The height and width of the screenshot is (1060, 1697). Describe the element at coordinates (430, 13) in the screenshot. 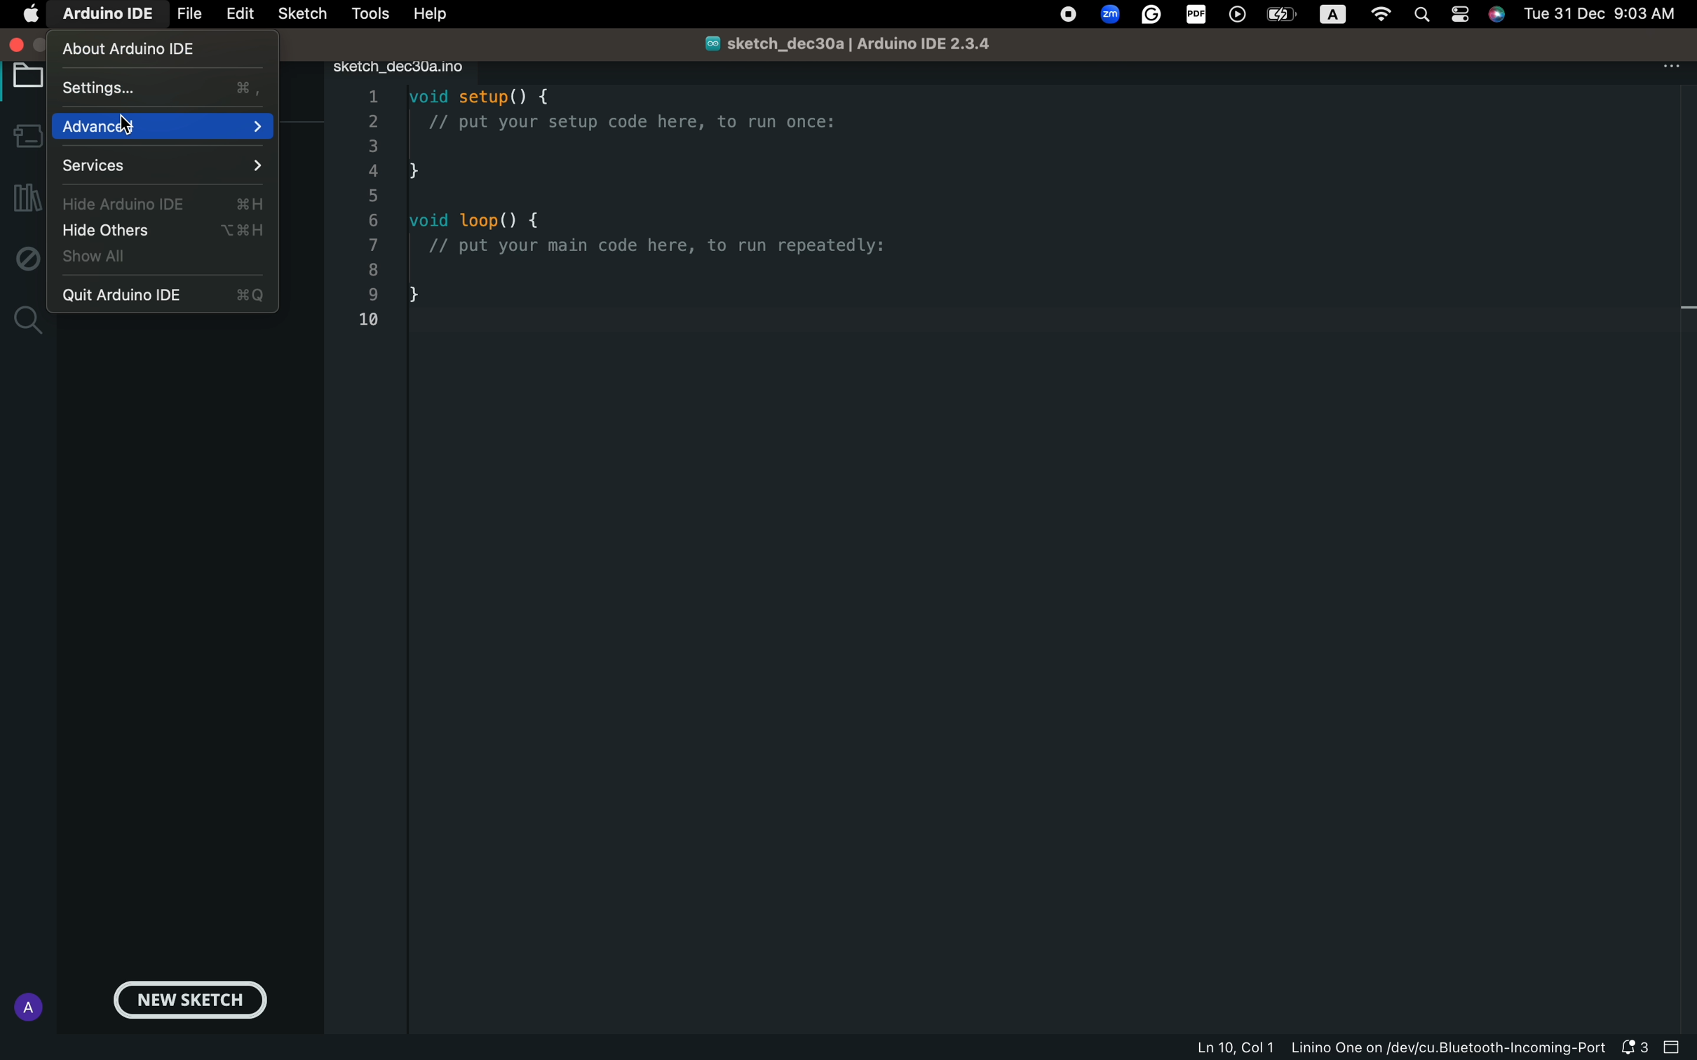

I see `help` at that location.